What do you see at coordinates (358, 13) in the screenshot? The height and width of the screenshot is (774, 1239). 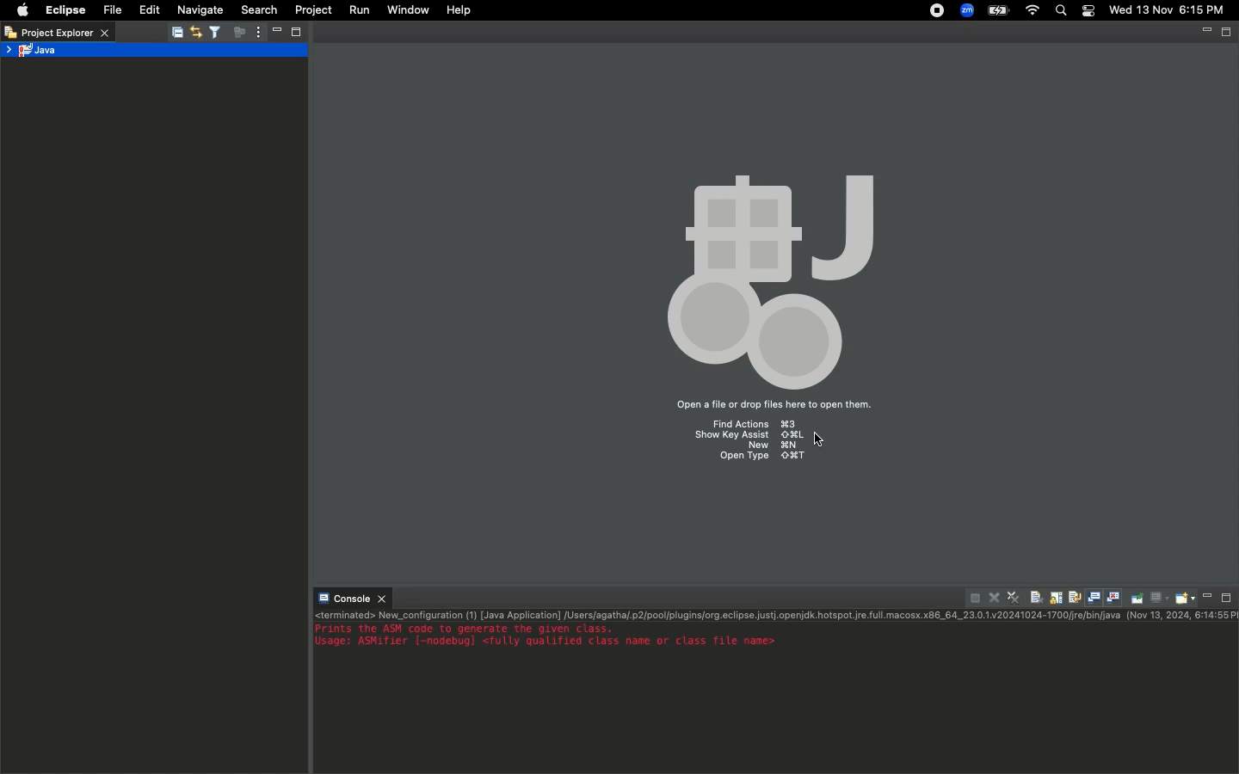 I see `Run` at bounding box center [358, 13].